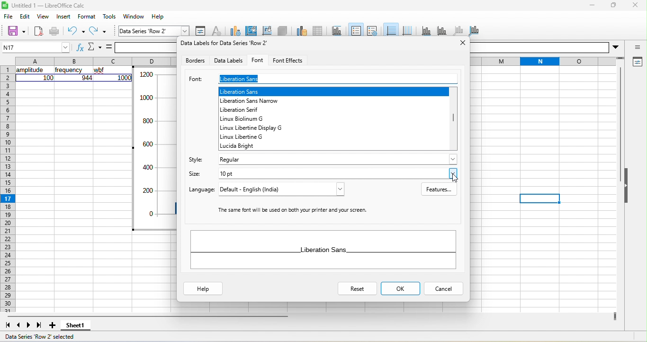 This screenshot has height=342, width=647. What do you see at coordinates (227, 60) in the screenshot?
I see `data labels` at bounding box center [227, 60].